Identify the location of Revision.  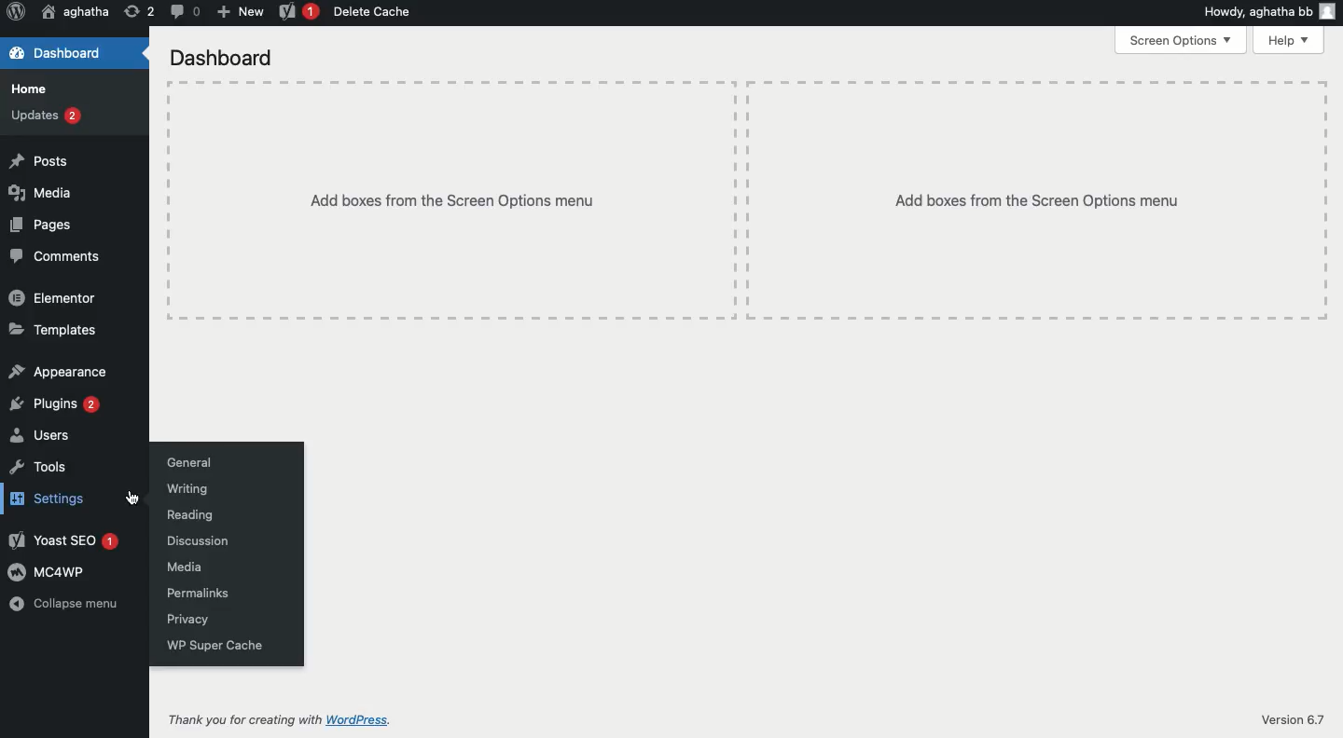
(135, 13).